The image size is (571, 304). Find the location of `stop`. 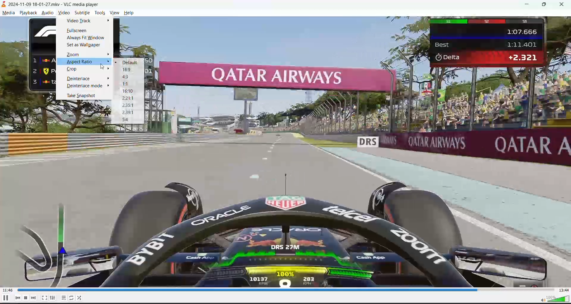

stop is located at coordinates (26, 298).